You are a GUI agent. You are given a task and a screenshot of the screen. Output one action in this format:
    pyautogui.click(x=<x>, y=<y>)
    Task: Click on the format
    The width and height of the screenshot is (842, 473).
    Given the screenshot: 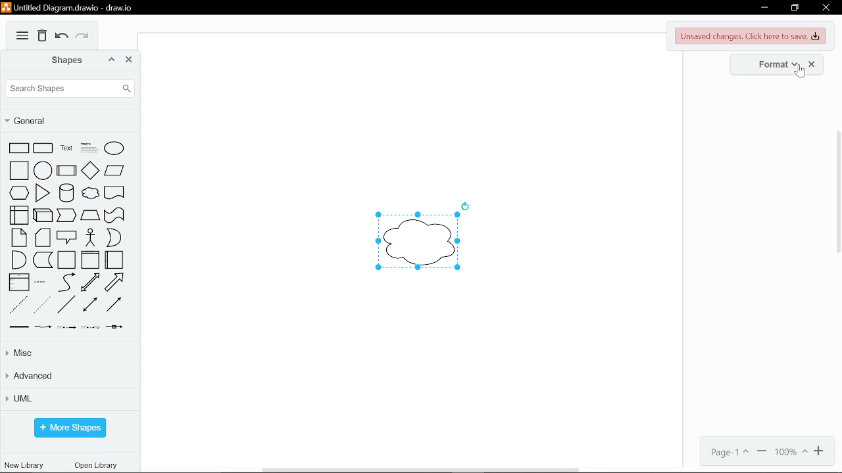 What is the action you would take?
    pyautogui.click(x=770, y=64)
    